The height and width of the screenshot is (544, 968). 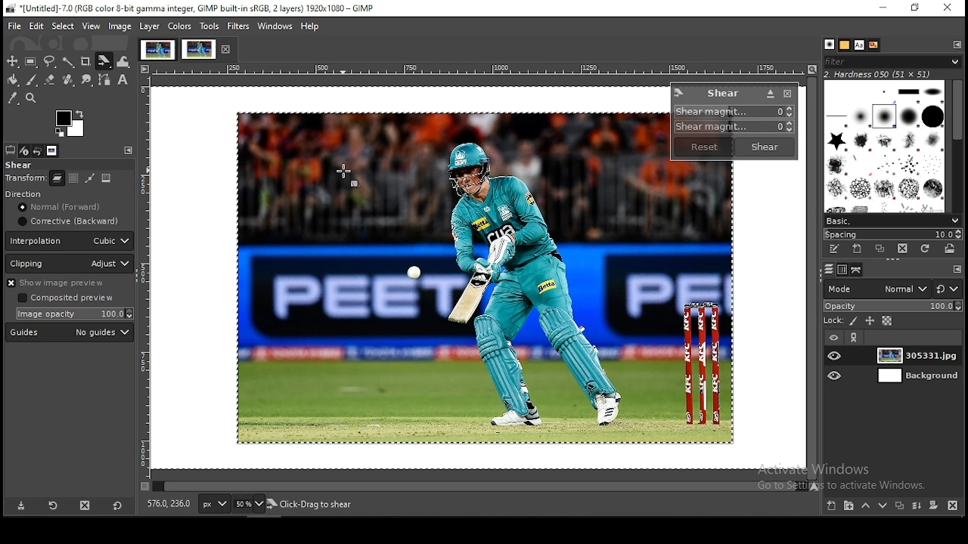 I want to click on select, so click(x=63, y=25).